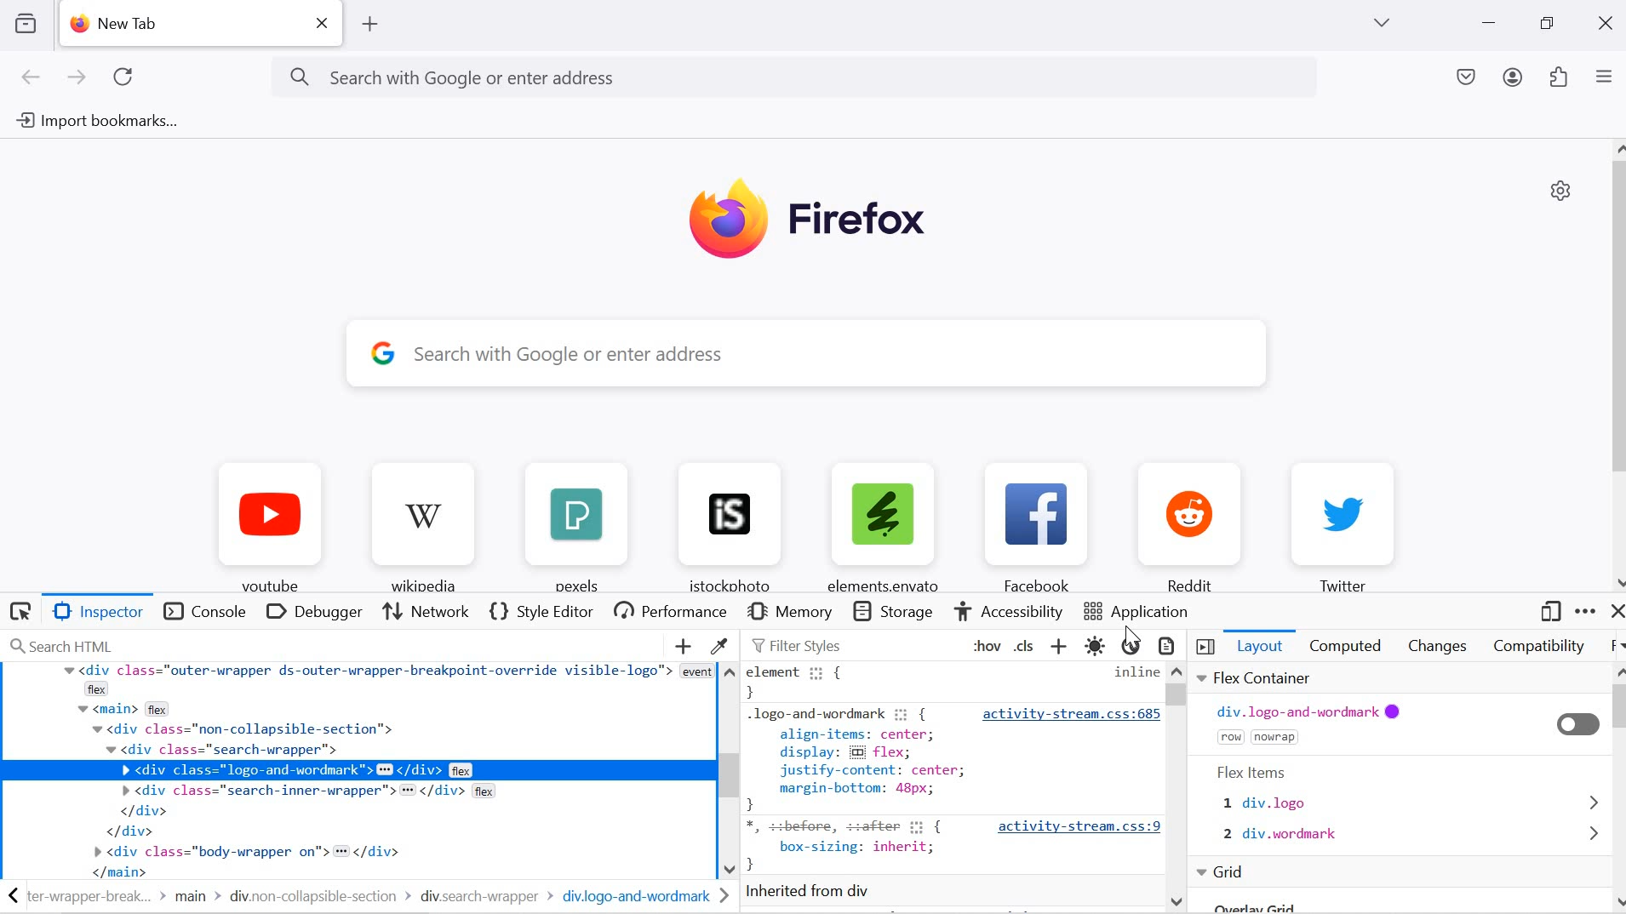 This screenshot has width=1626, height=914. I want to click on restore down, so click(1549, 25).